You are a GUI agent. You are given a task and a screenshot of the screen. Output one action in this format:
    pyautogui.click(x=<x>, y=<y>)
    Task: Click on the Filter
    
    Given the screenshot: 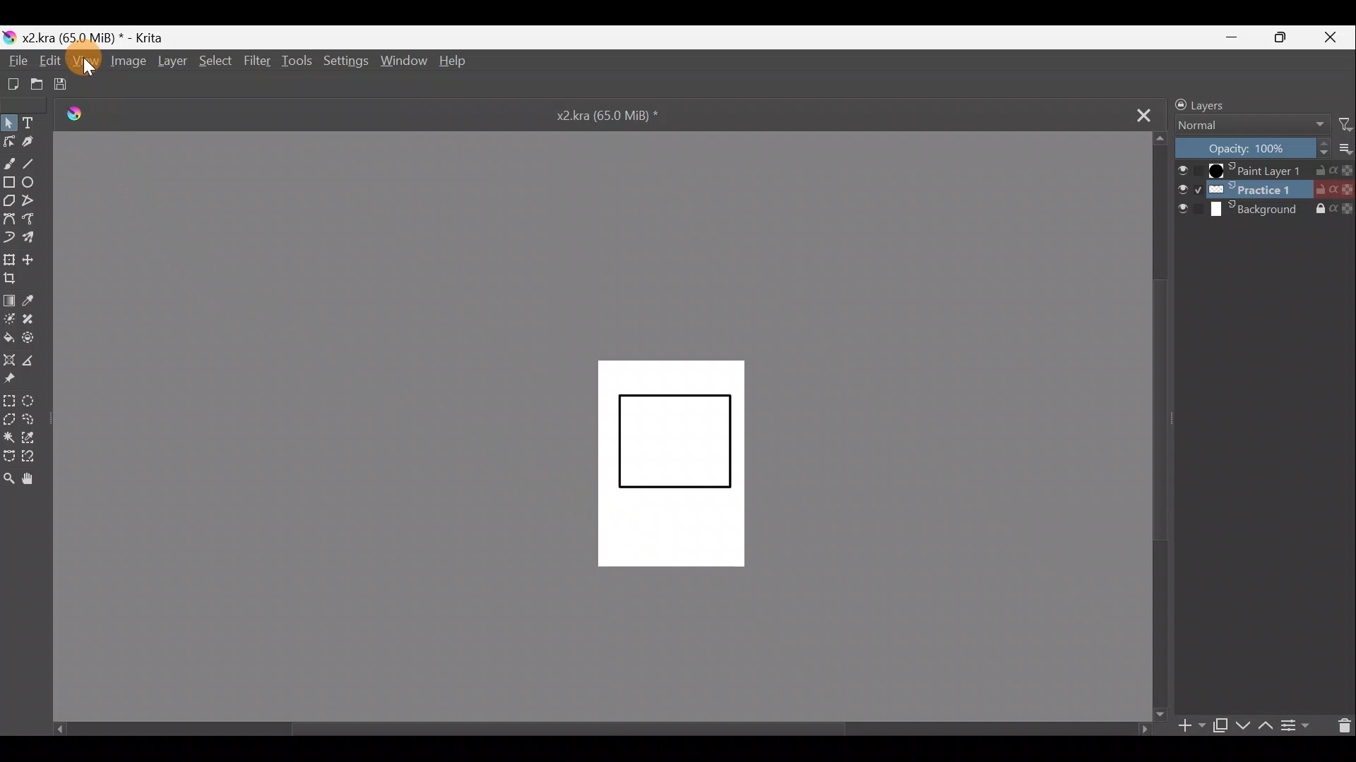 What is the action you would take?
    pyautogui.click(x=258, y=60)
    